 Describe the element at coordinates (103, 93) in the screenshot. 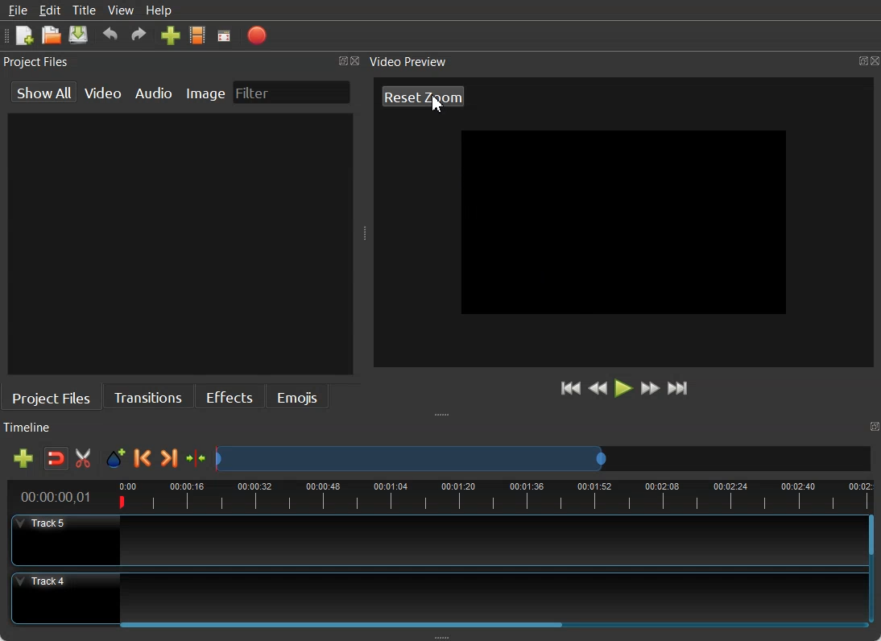

I see `Video` at that location.